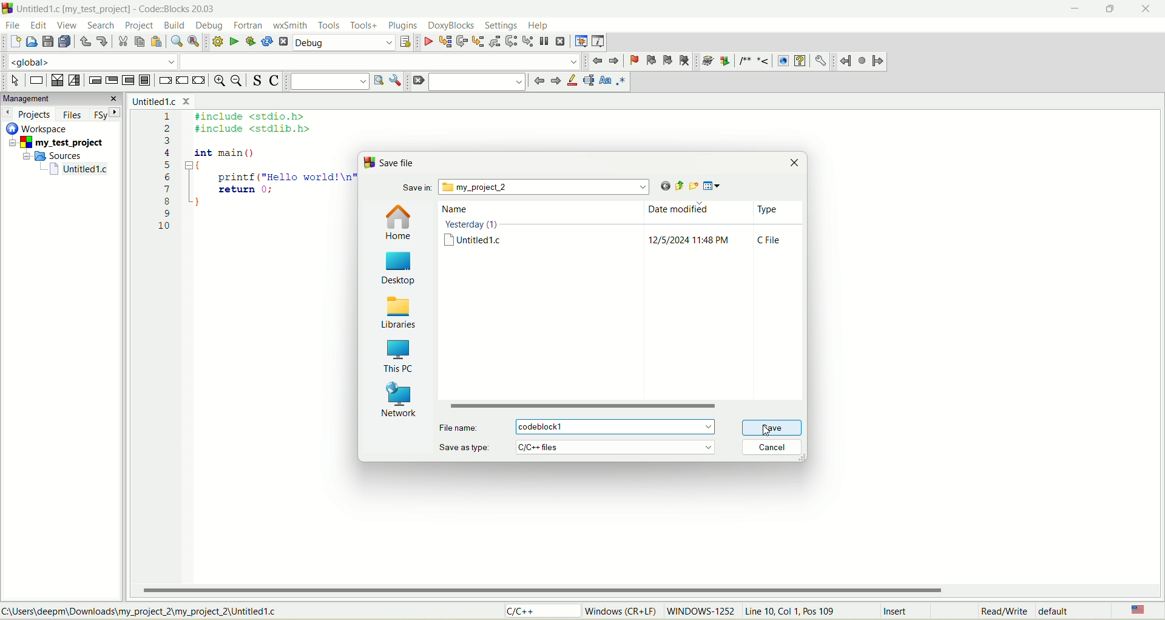  What do you see at coordinates (589, 81) in the screenshot?
I see `selected text` at bounding box center [589, 81].